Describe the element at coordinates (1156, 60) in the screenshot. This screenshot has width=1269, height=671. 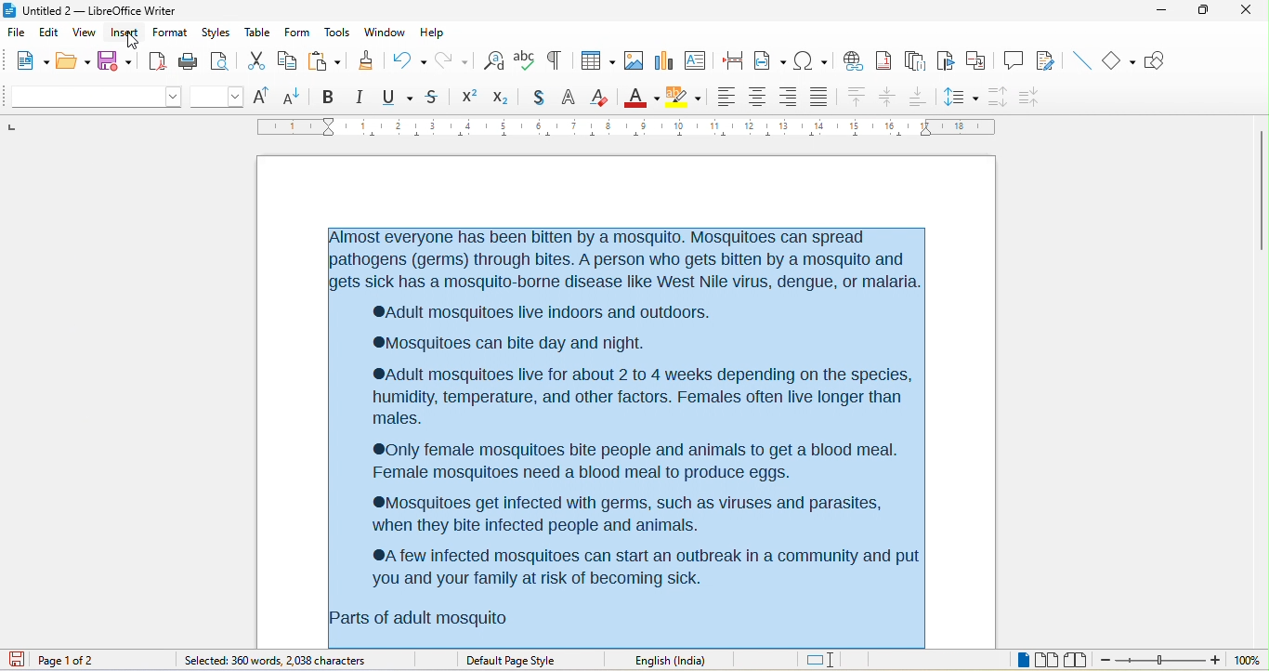
I see `show draw function` at that location.